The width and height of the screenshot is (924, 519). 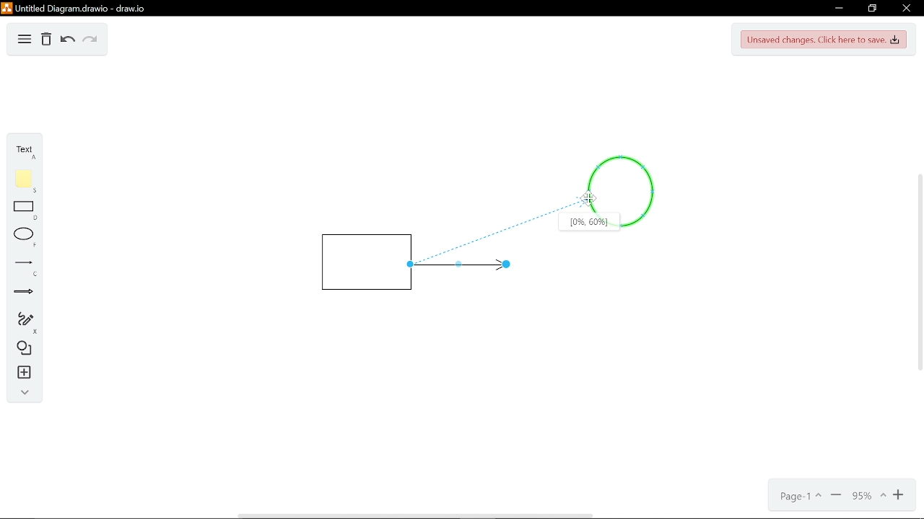 What do you see at coordinates (359, 262) in the screenshot?
I see `Rectangle` at bounding box center [359, 262].